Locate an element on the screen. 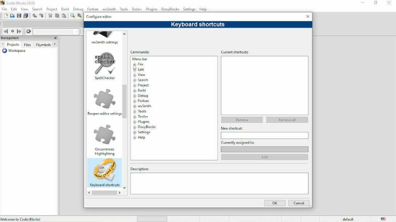 This screenshot has height=222, width=396. Help is located at coordinates (204, 9).